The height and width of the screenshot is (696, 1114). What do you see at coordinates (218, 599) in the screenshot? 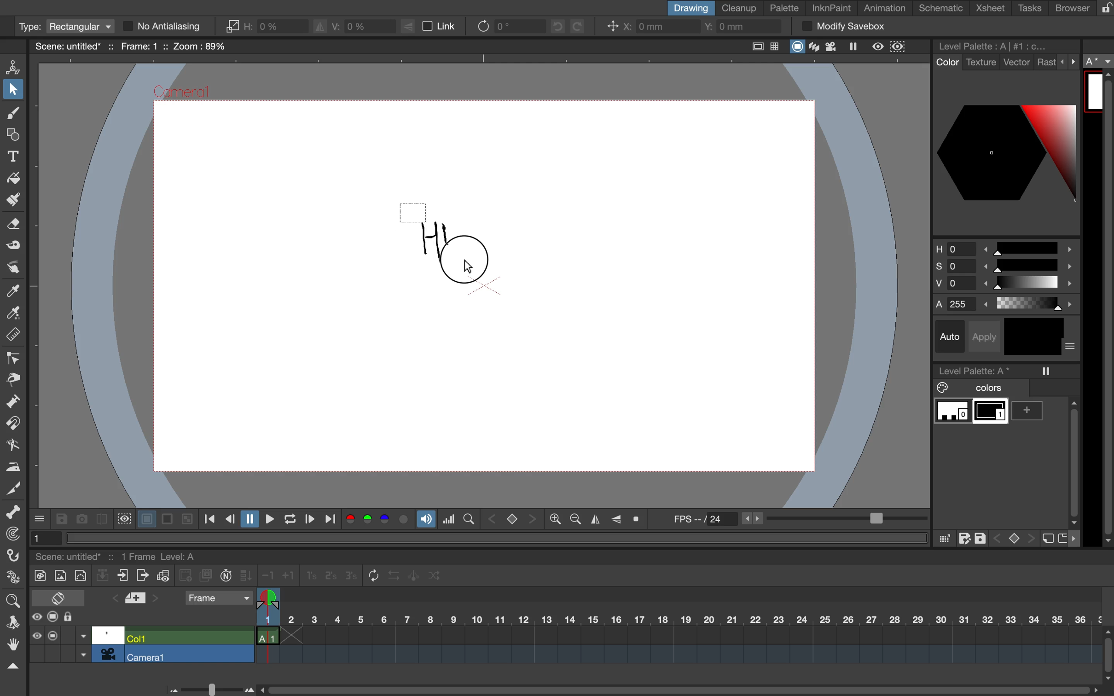
I see `frame` at bounding box center [218, 599].